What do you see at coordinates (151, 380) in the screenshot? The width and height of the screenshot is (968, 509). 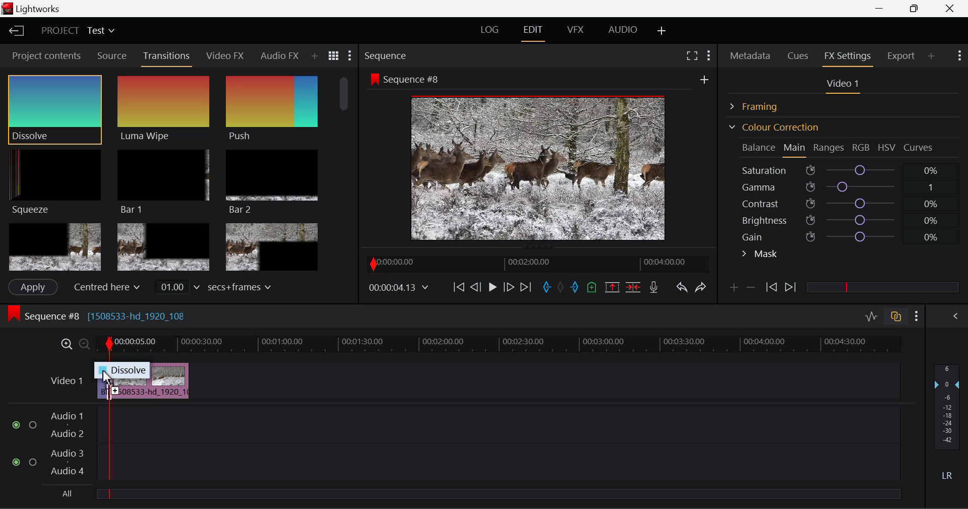 I see `Clip Inserted to Timeline` at bounding box center [151, 380].